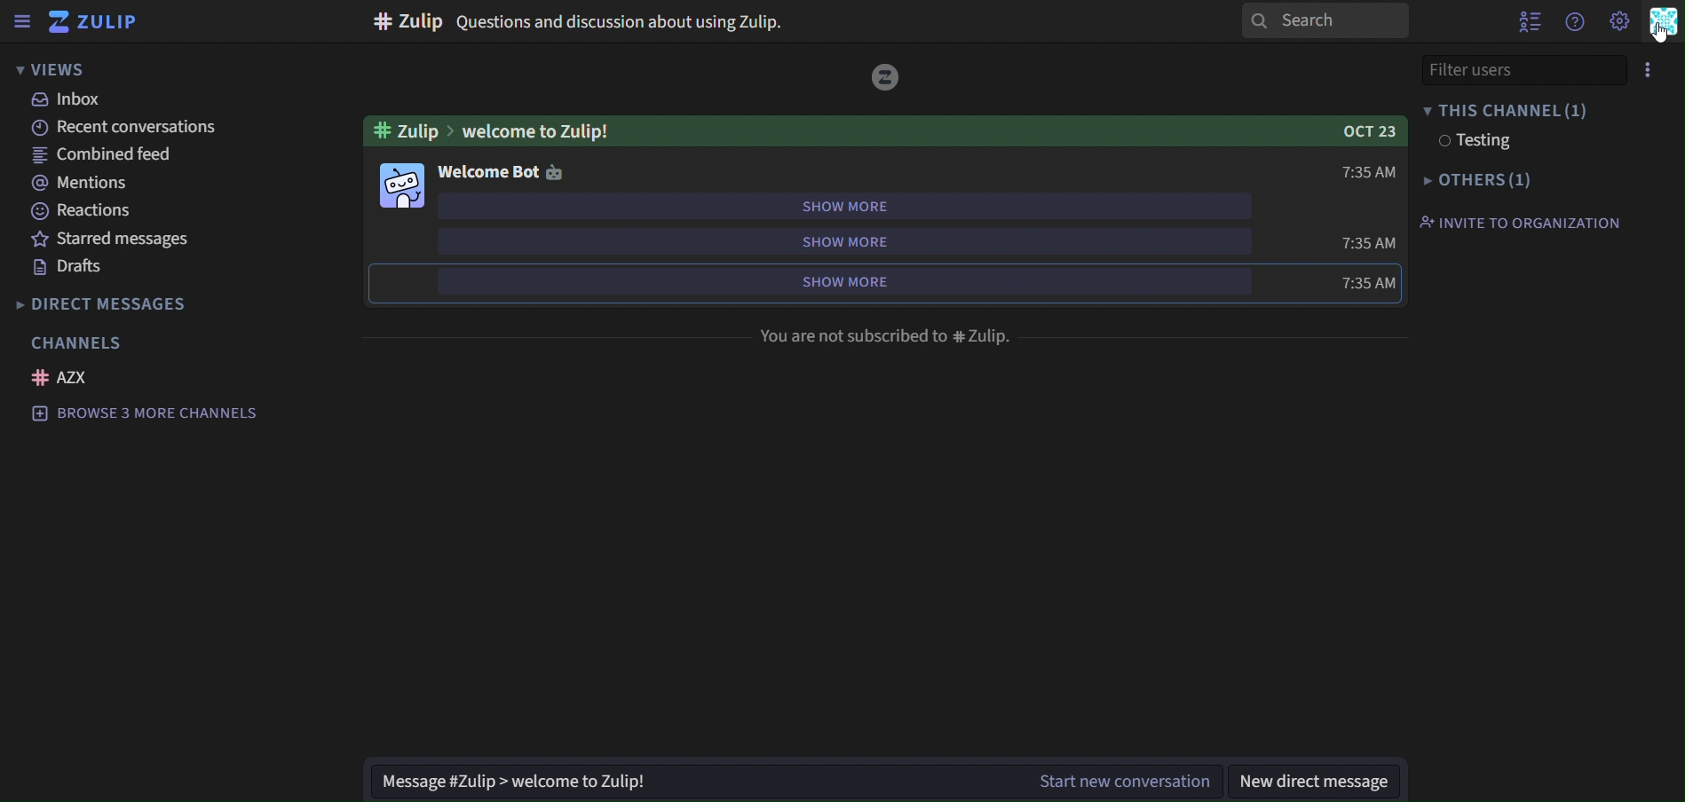  Describe the element at coordinates (1522, 223) in the screenshot. I see `invite to organisation` at that location.